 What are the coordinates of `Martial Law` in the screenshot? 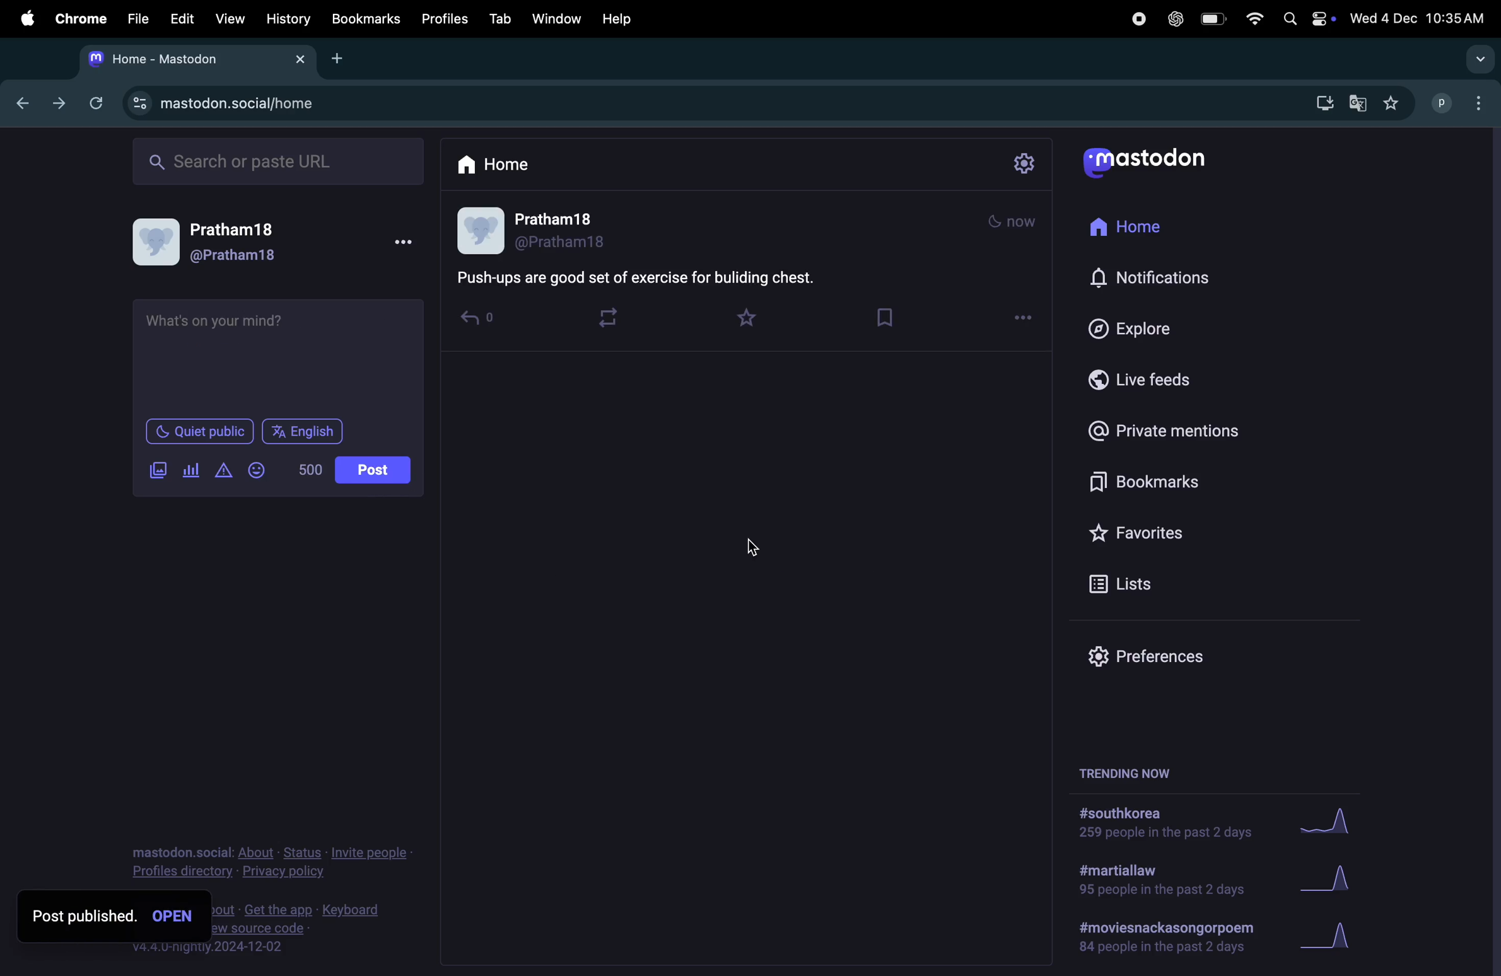 It's located at (1156, 881).